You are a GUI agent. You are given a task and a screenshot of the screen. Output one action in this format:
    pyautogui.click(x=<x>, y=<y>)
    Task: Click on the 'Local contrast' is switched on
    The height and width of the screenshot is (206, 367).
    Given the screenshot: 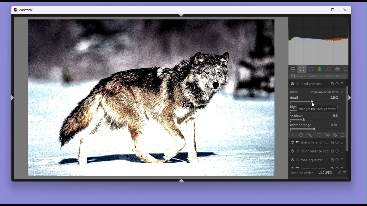 What is the action you would take?
    pyautogui.click(x=294, y=84)
    